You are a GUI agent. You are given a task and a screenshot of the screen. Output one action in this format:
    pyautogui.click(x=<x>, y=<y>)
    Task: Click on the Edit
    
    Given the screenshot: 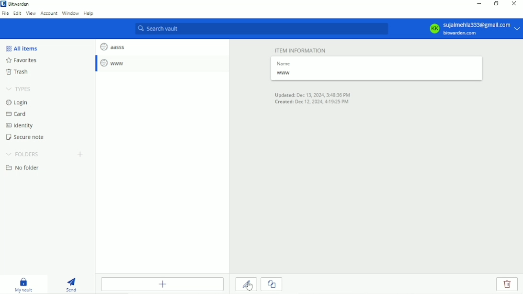 What is the action you would take?
    pyautogui.click(x=246, y=285)
    